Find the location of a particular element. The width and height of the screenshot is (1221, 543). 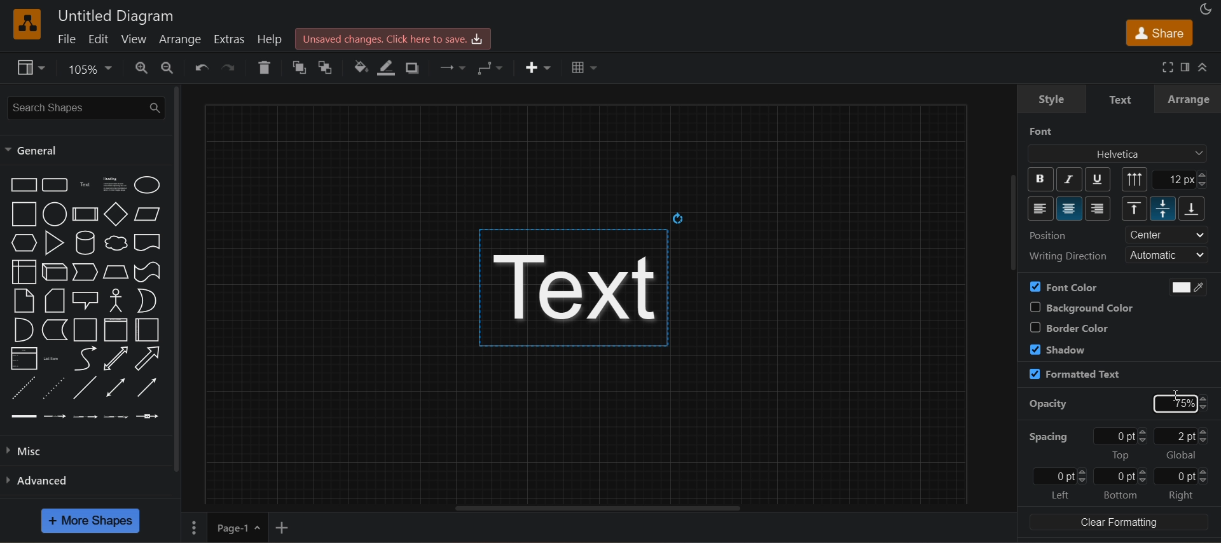

automatic is located at coordinates (1169, 255).